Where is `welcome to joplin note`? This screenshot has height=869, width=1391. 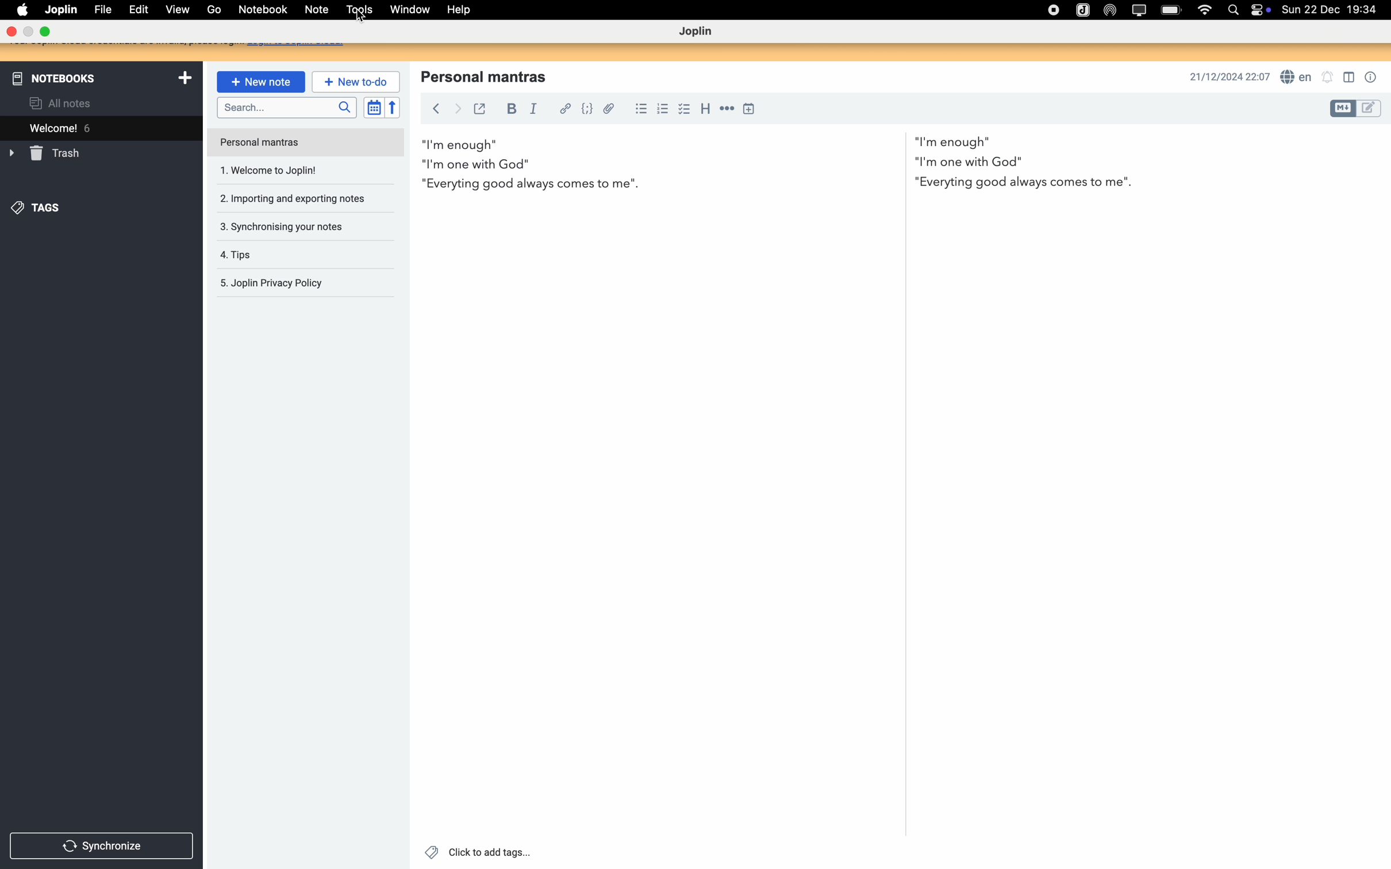
welcome to joplin note is located at coordinates (275, 172).